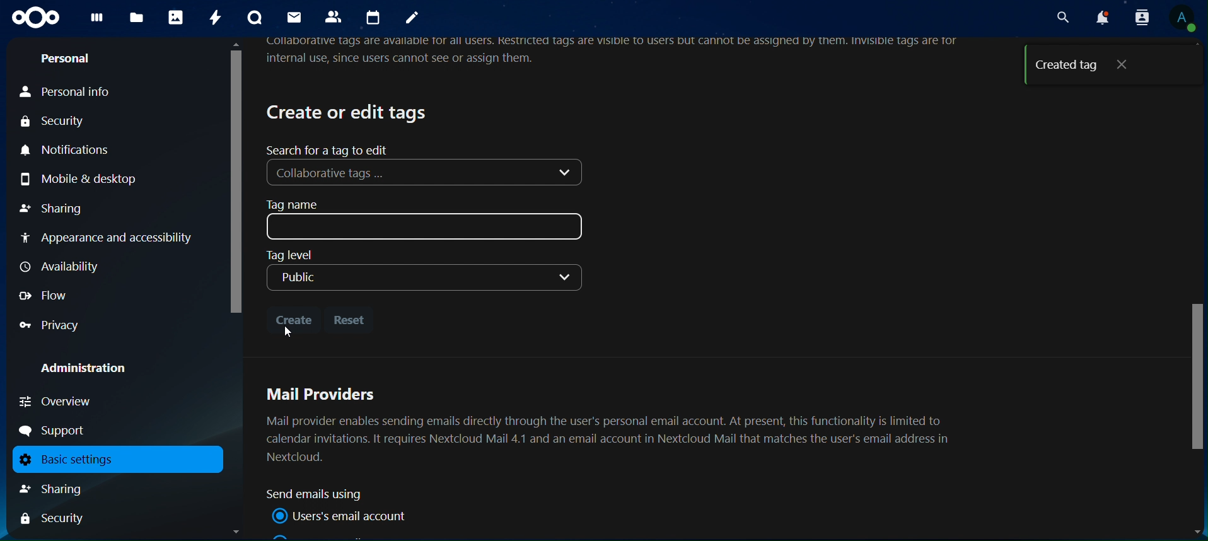  I want to click on search for a tag to edit, so click(330, 149).